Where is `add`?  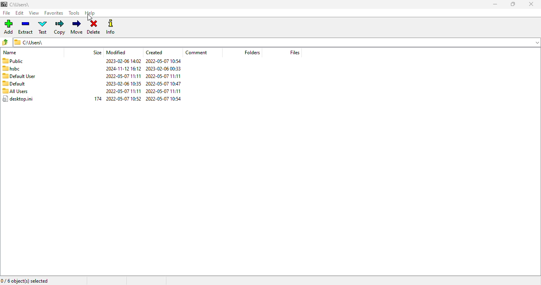 add is located at coordinates (8, 27).